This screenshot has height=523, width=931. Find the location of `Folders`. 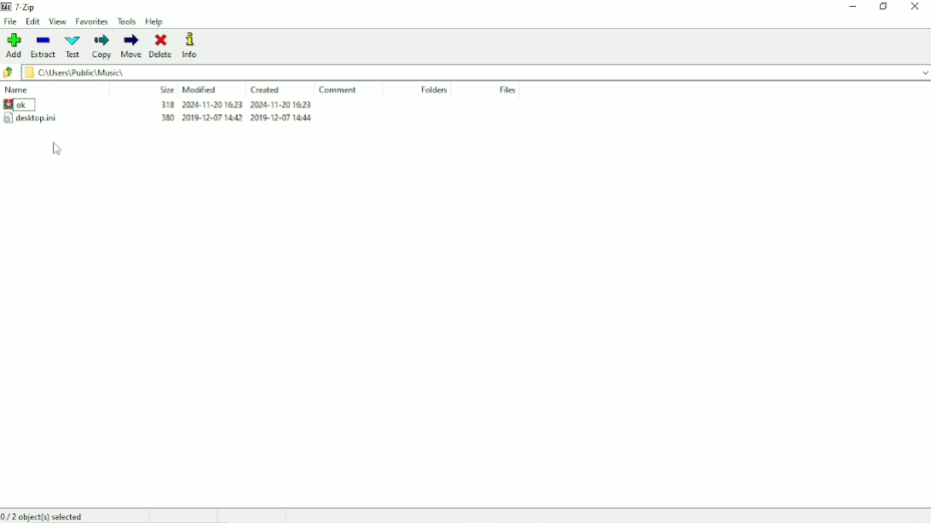

Folders is located at coordinates (434, 90).